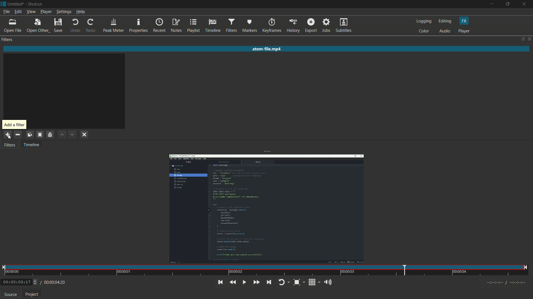 Image resolution: width=533 pixels, height=299 pixels. I want to click on deselect filter, so click(85, 135).